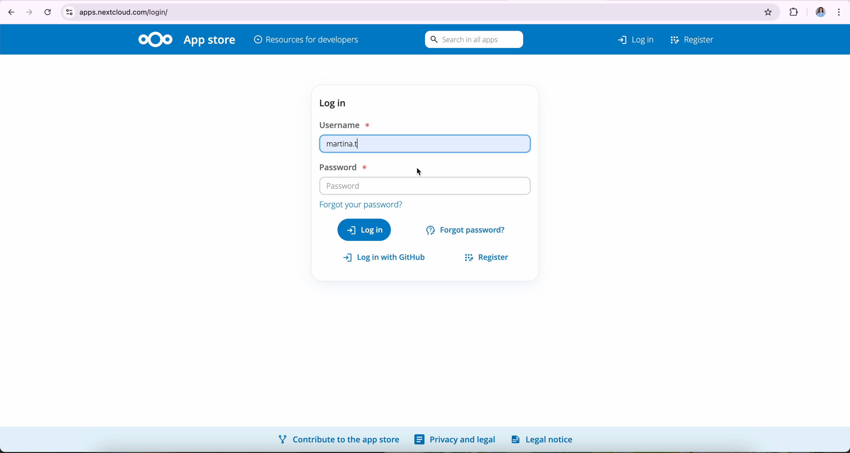  Describe the element at coordinates (793, 10) in the screenshot. I see `extensions` at that location.